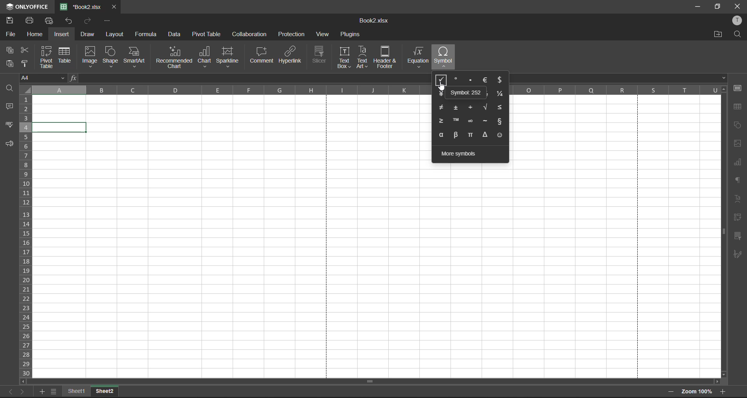 This screenshot has height=398, width=747. Describe the element at coordinates (74, 79) in the screenshot. I see `fx` at that location.